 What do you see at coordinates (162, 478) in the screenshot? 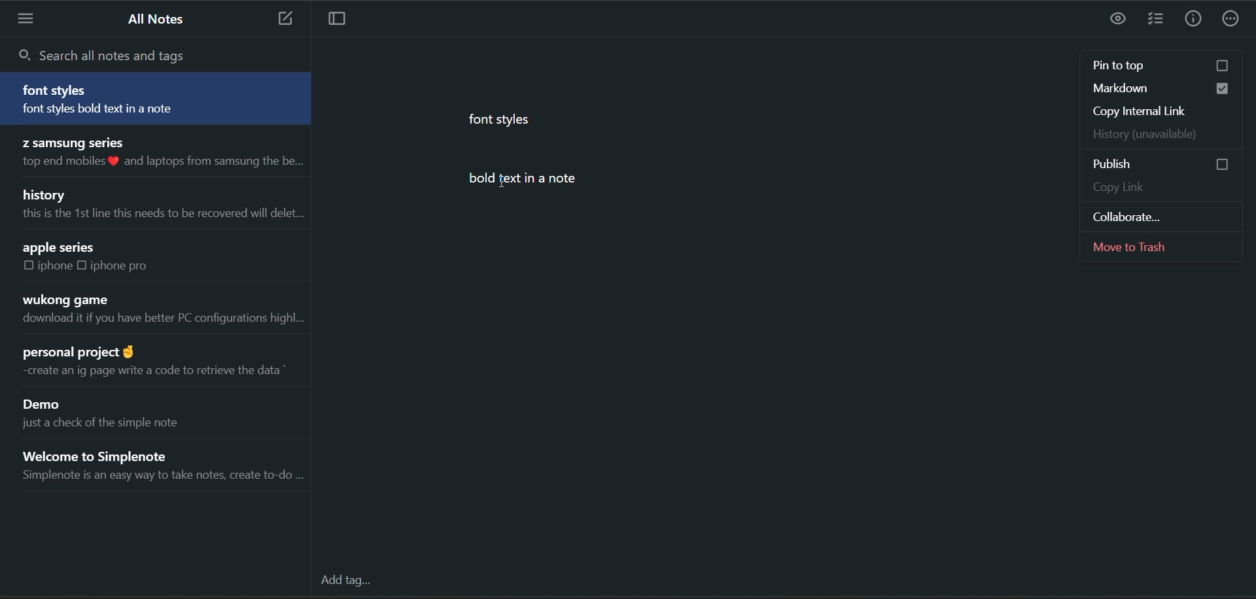
I see `Simplenote is an easy way to take notes, create to-do ...` at bounding box center [162, 478].